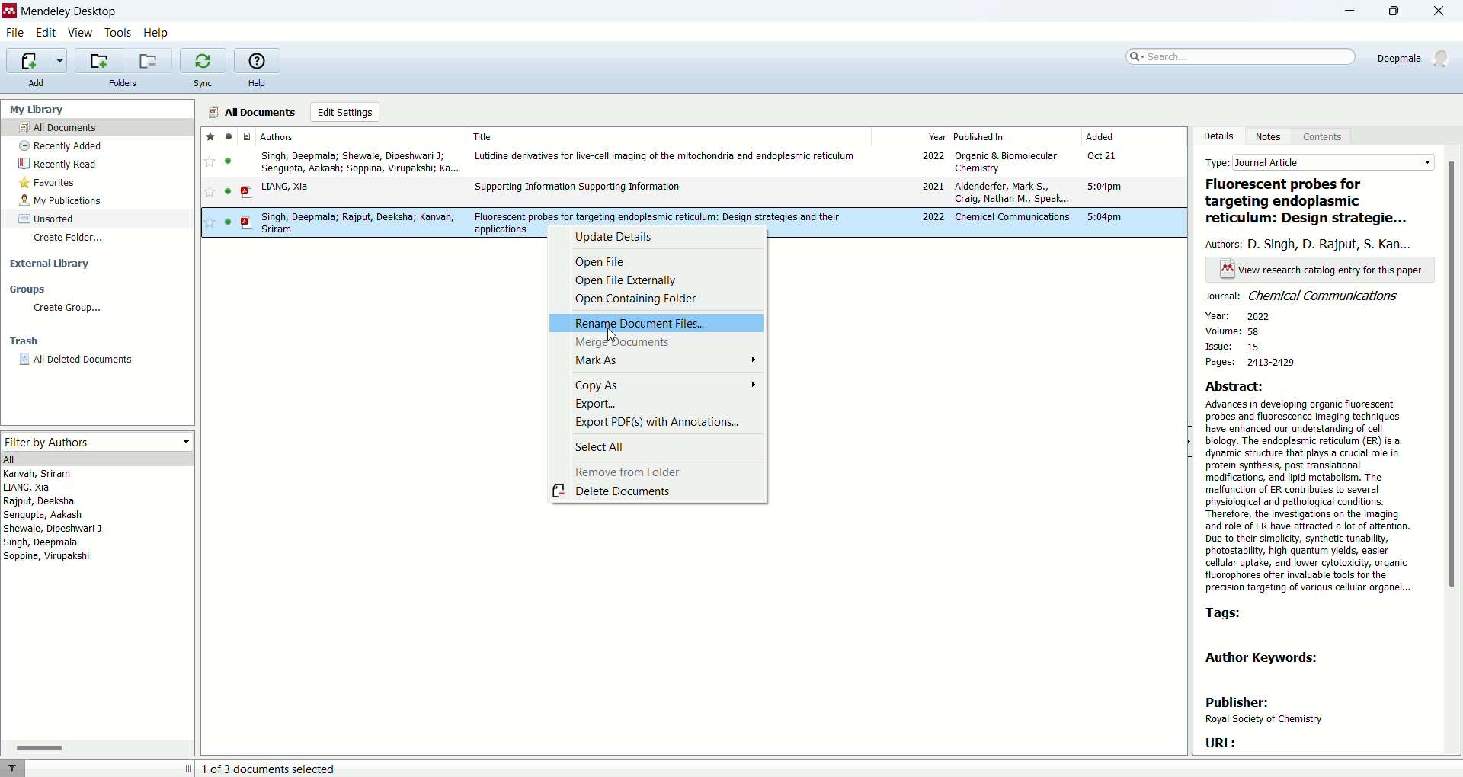 The height and width of the screenshot is (777, 1463). What do you see at coordinates (658, 493) in the screenshot?
I see `delete documents` at bounding box center [658, 493].